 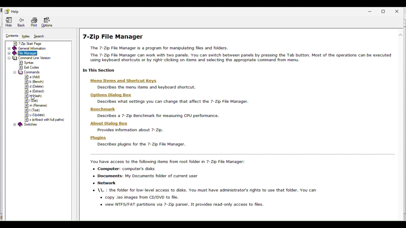 What do you see at coordinates (35, 115) in the screenshot?
I see `u(update)` at bounding box center [35, 115].